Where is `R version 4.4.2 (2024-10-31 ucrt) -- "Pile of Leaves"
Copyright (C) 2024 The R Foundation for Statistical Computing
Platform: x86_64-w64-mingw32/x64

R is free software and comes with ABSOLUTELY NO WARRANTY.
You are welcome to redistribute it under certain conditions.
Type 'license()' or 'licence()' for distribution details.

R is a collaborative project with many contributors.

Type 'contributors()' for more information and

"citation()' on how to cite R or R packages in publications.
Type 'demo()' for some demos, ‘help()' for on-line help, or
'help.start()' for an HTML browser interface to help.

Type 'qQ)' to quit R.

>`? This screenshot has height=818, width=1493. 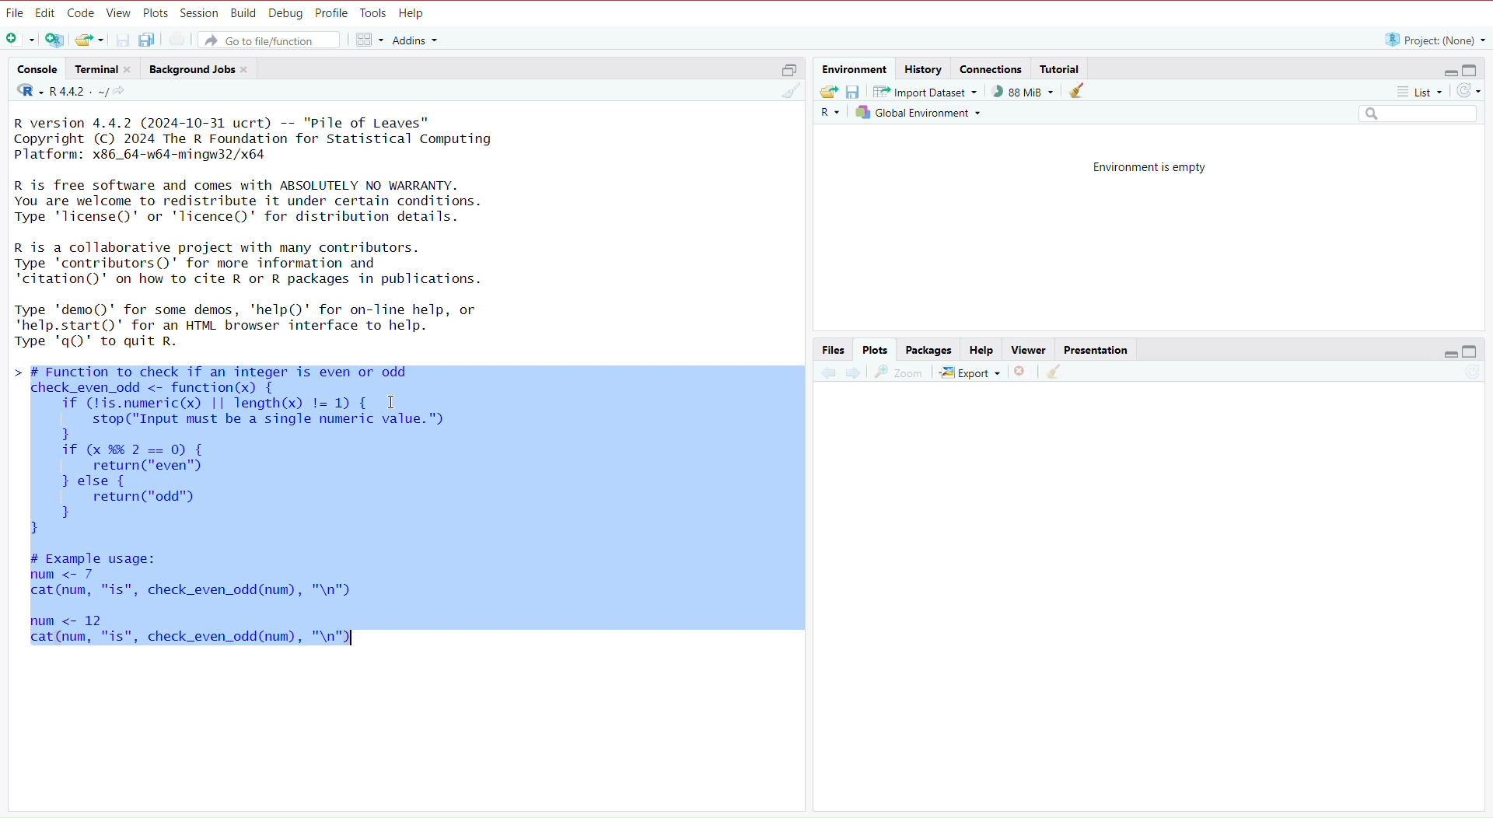 R version 4.4.2 (2024-10-31 ucrt) -- "Pile of Leaves"
Copyright (C) 2024 The R Foundation for Statistical Computing
Platform: x86_64-w64-mingw32/x64

R is free software and comes with ABSOLUTELY NO WARRANTY.
You are welcome to redistribute it under certain conditions.
Type 'license()' or 'licence()' for distribution details.

R is a collaborative project with many contributors.

Type 'contributors()' for more information and

"citation()' on how to cite R or R packages in publications.
Type 'demo()' for some demos, ‘help()' for on-line help, or
'help.start()' for an HTML browser interface to help.

Type 'qQ)' to quit R.

> is located at coordinates (281, 232).